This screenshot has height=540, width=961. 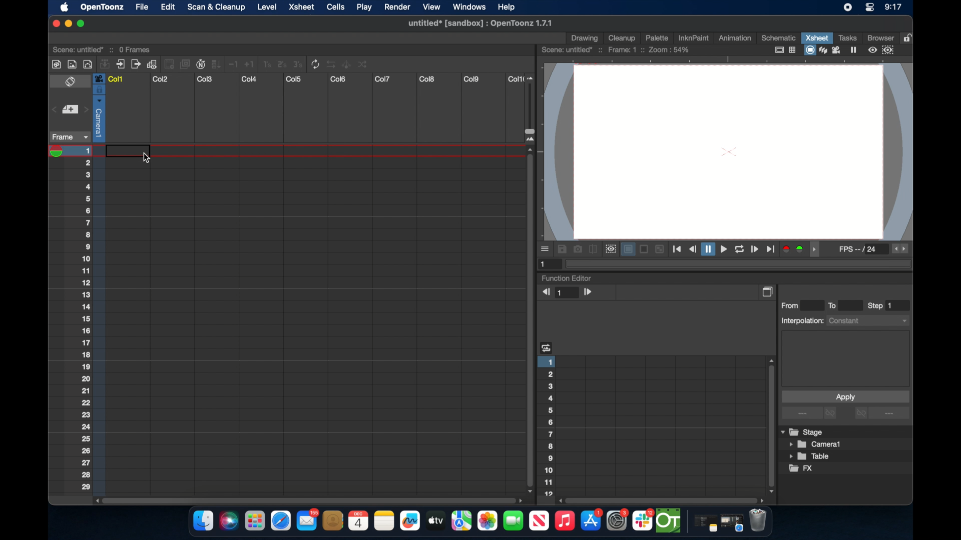 What do you see at coordinates (810, 413) in the screenshot?
I see `more  options` at bounding box center [810, 413].